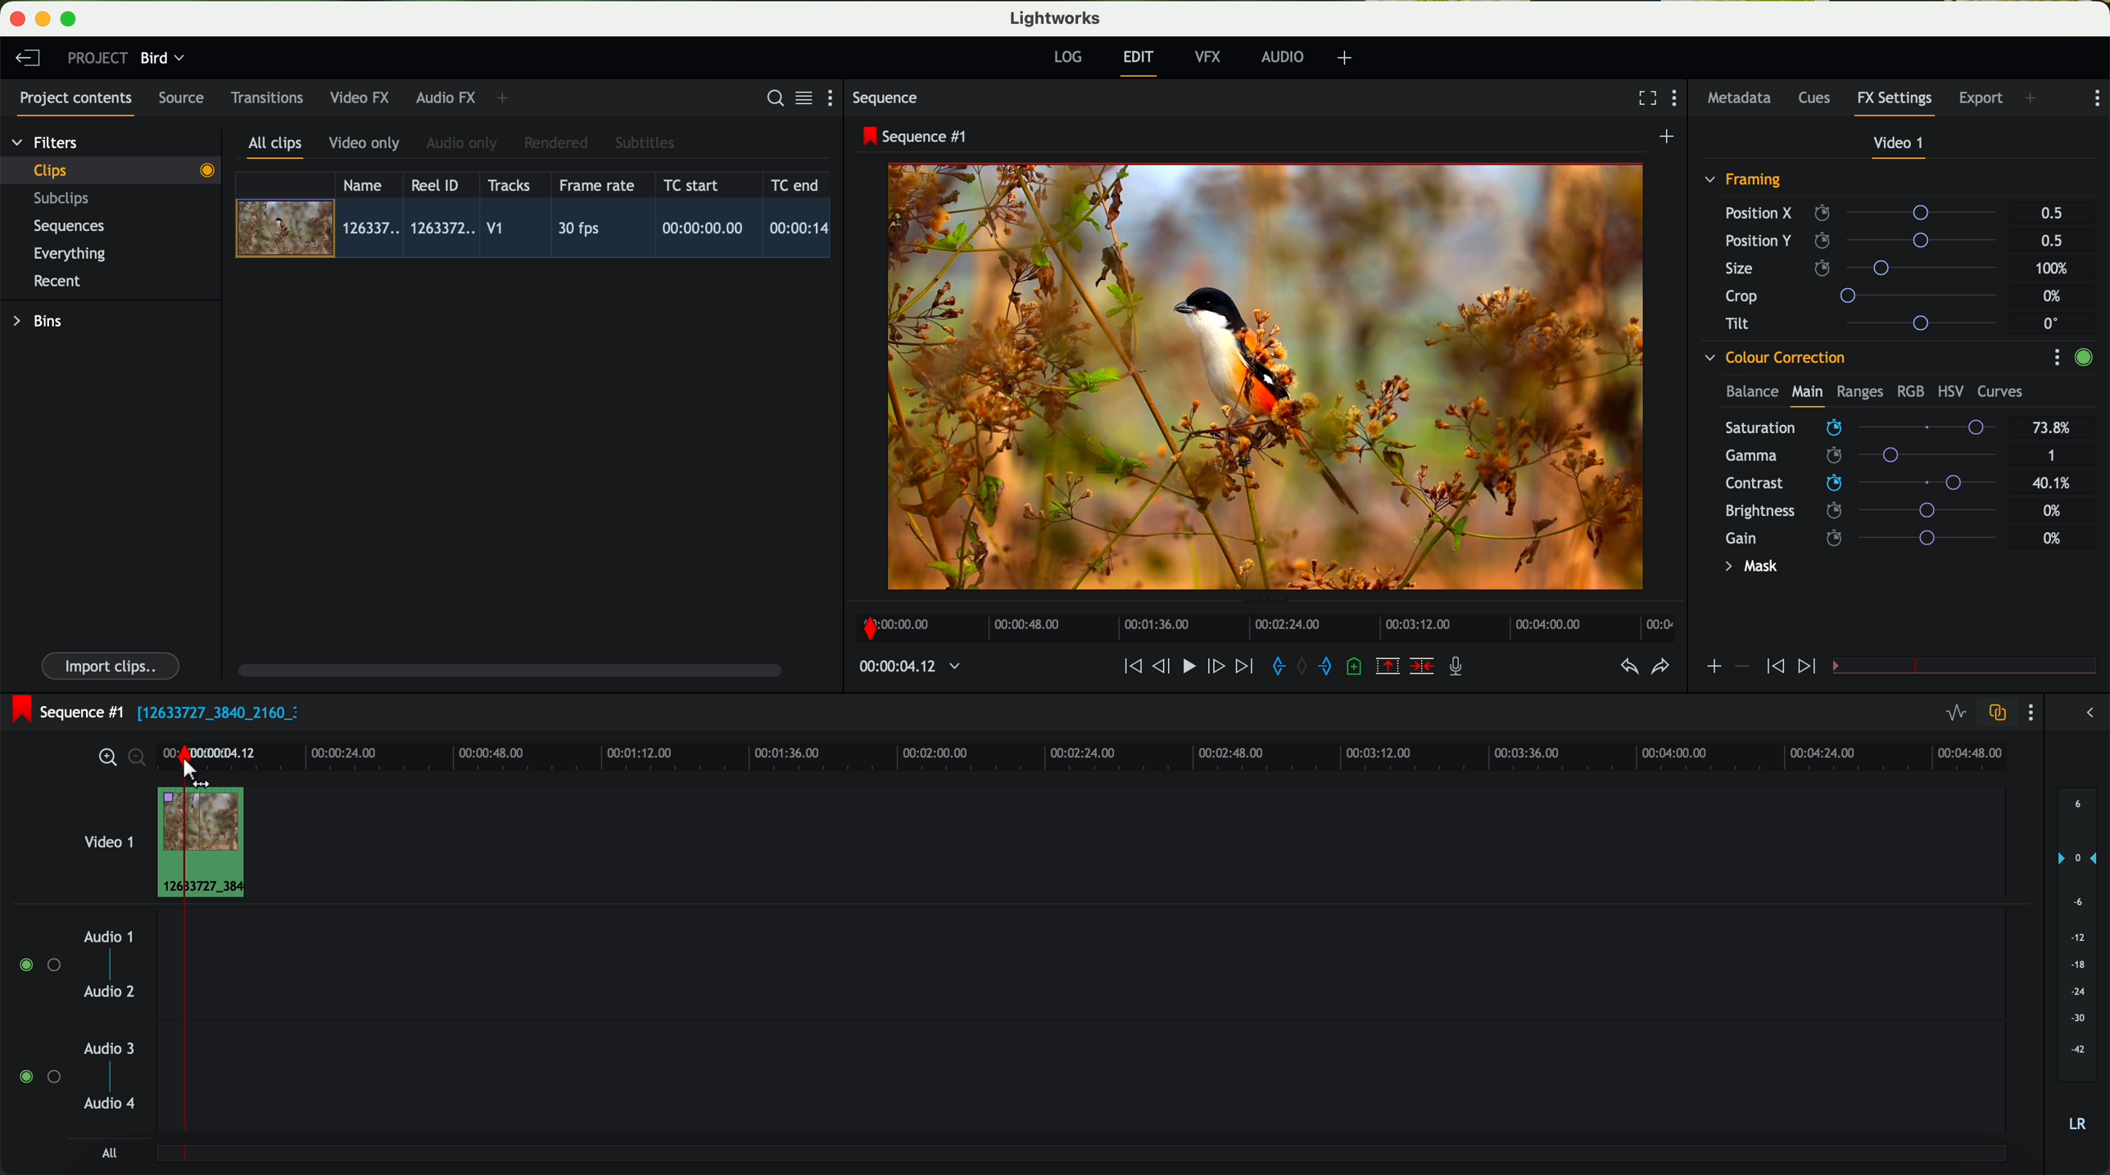 Image resolution: width=2110 pixels, height=1175 pixels. Describe the element at coordinates (63, 712) in the screenshot. I see `sequence #1` at that location.